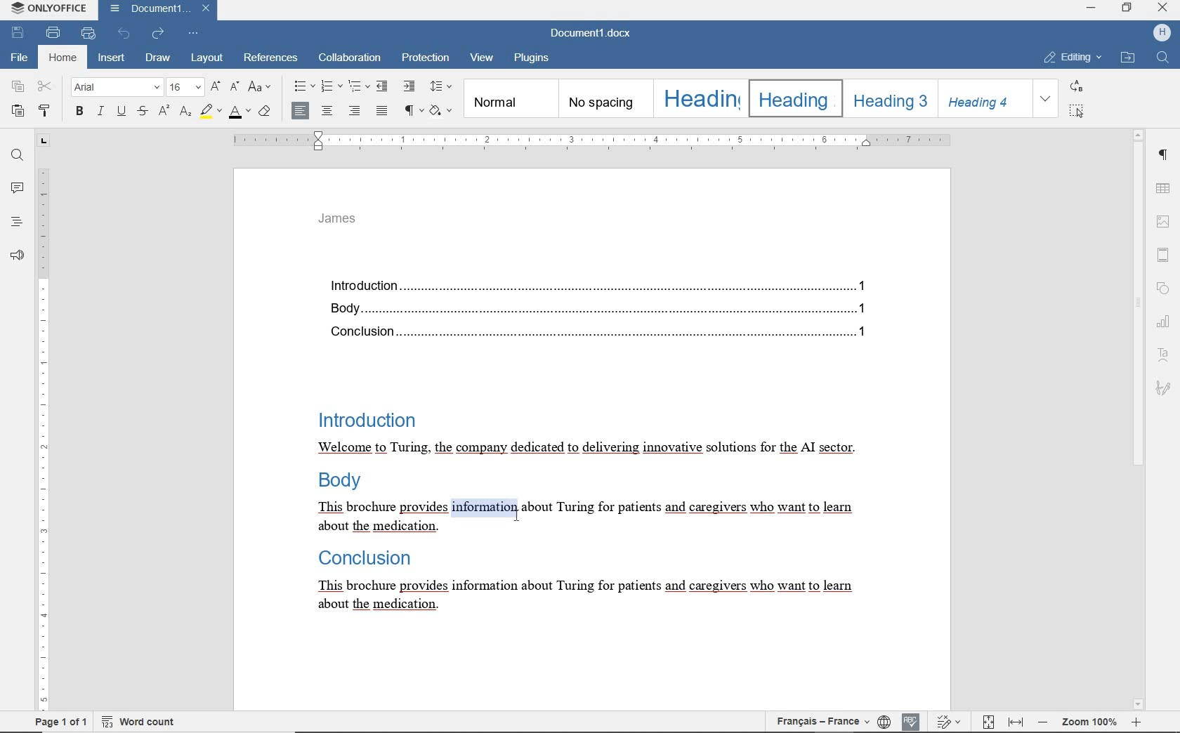  I want to click on LAYOUT, so click(205, 59).